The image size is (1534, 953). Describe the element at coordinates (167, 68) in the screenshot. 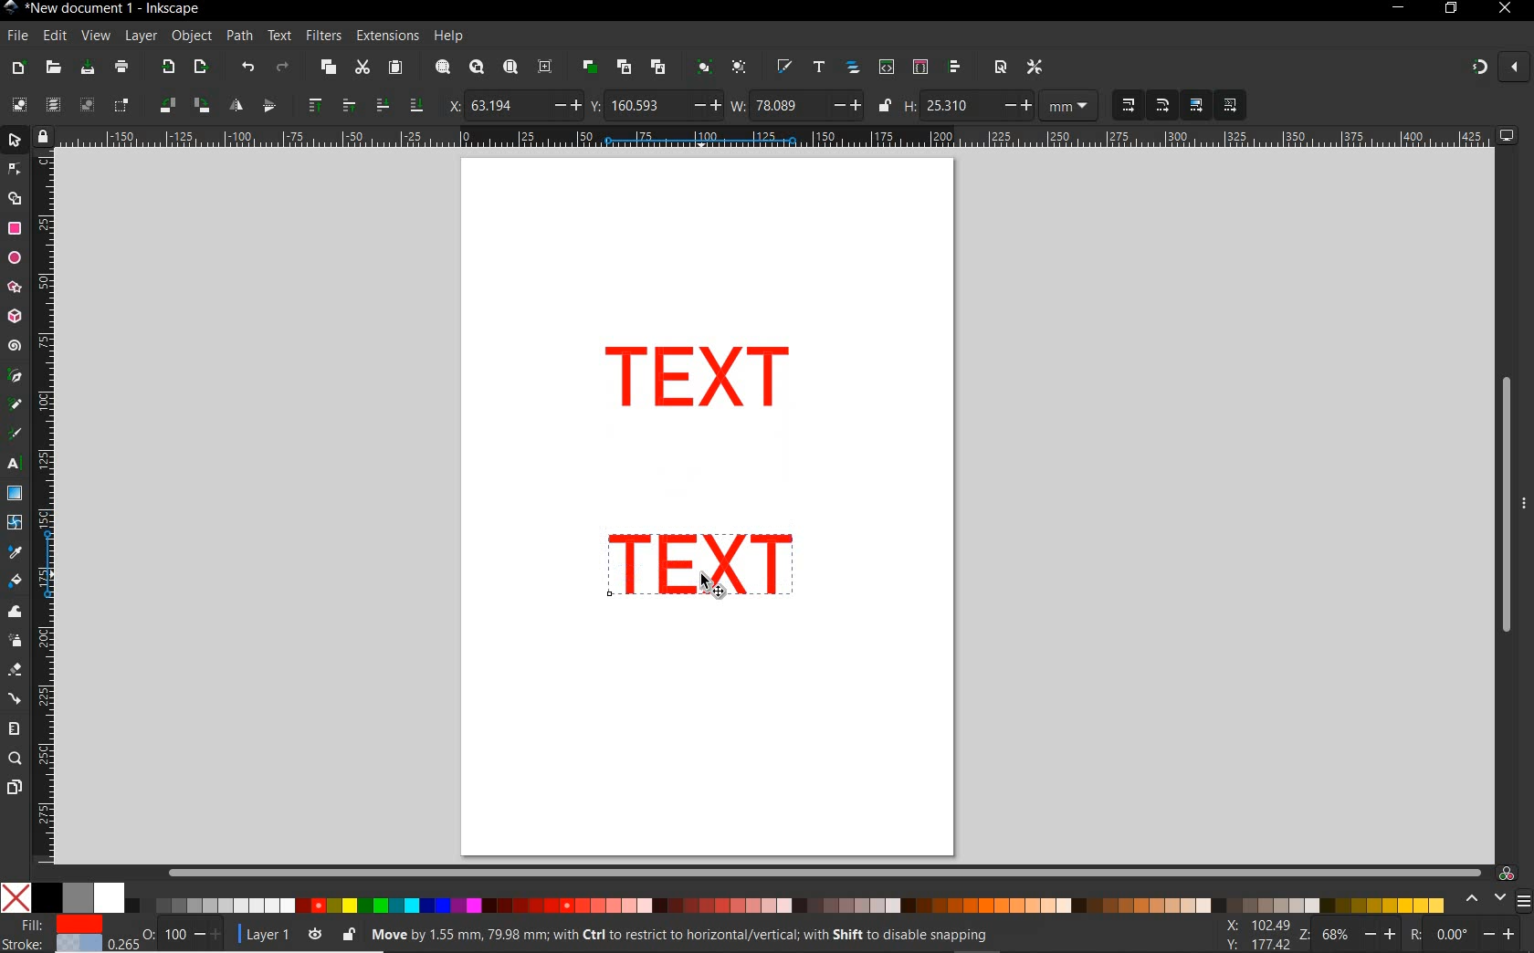

I see `import` at that location.